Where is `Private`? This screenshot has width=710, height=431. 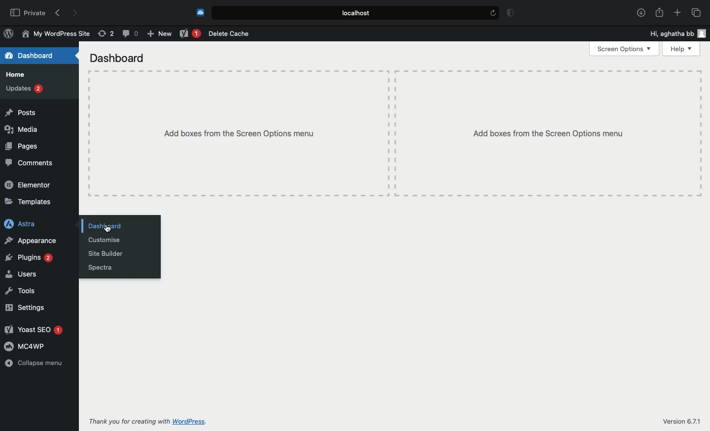 Private is located at coordinates (28, 12).